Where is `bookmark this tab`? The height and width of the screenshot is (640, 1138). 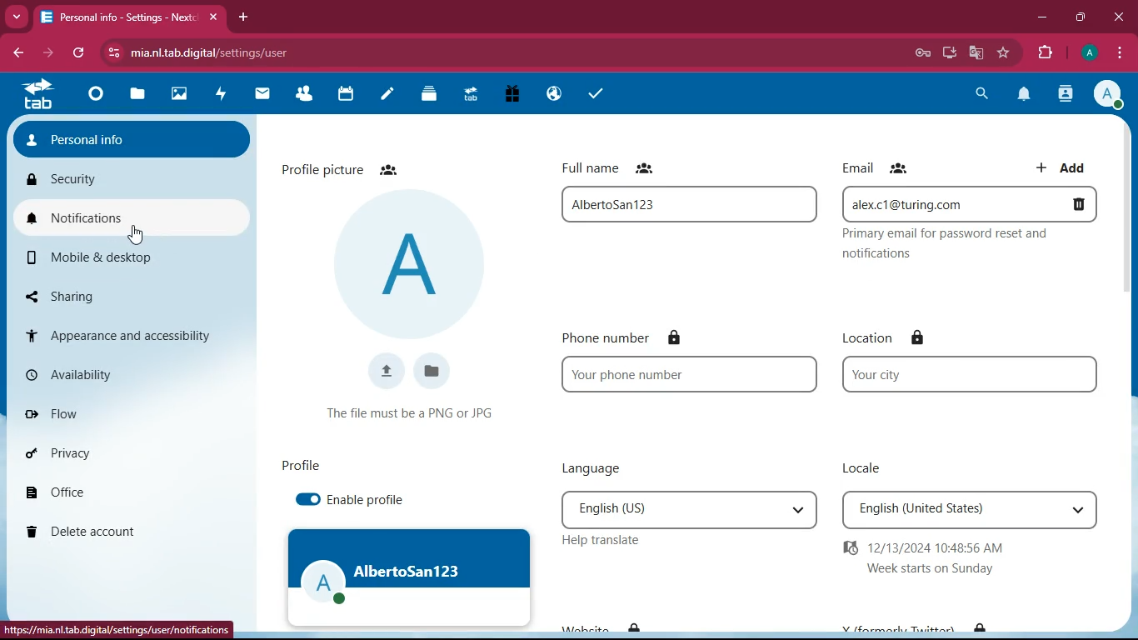
bookmark this tab is located at coordinates (1004, 51).